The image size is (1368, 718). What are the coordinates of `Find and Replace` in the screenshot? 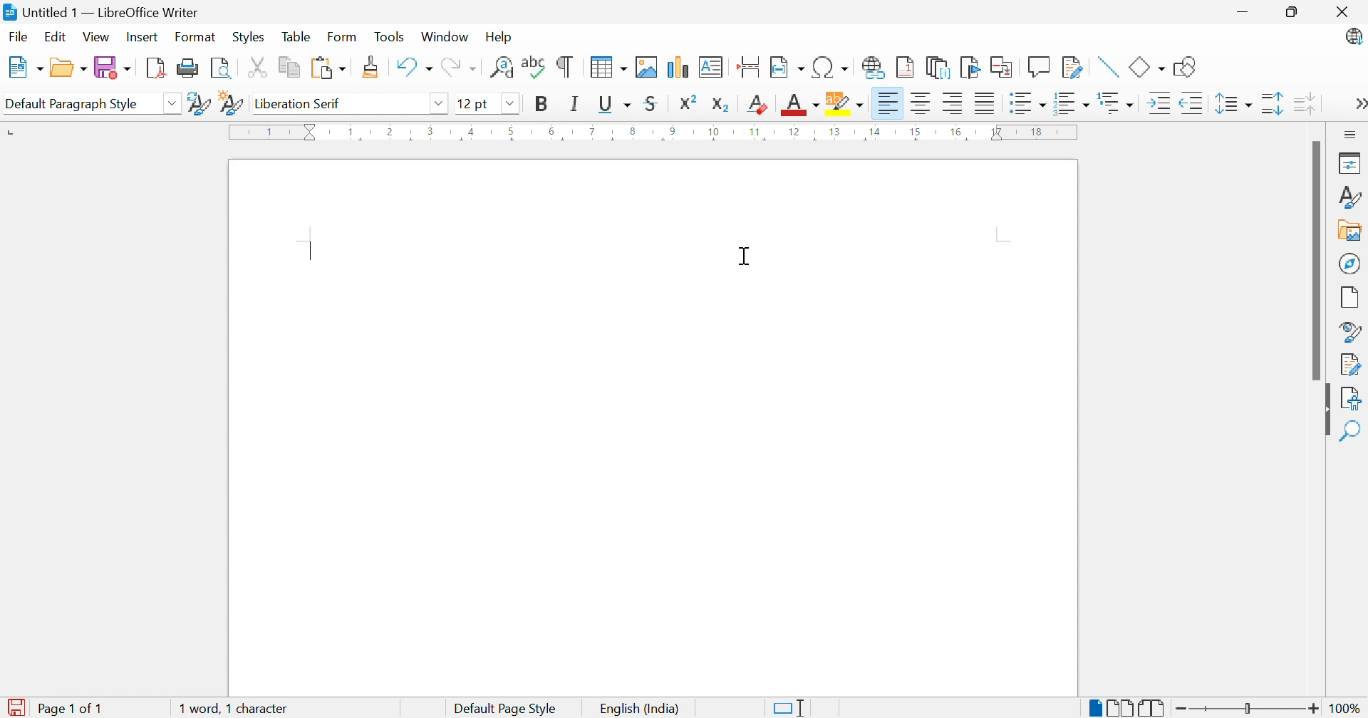 It's located at (501, 67).